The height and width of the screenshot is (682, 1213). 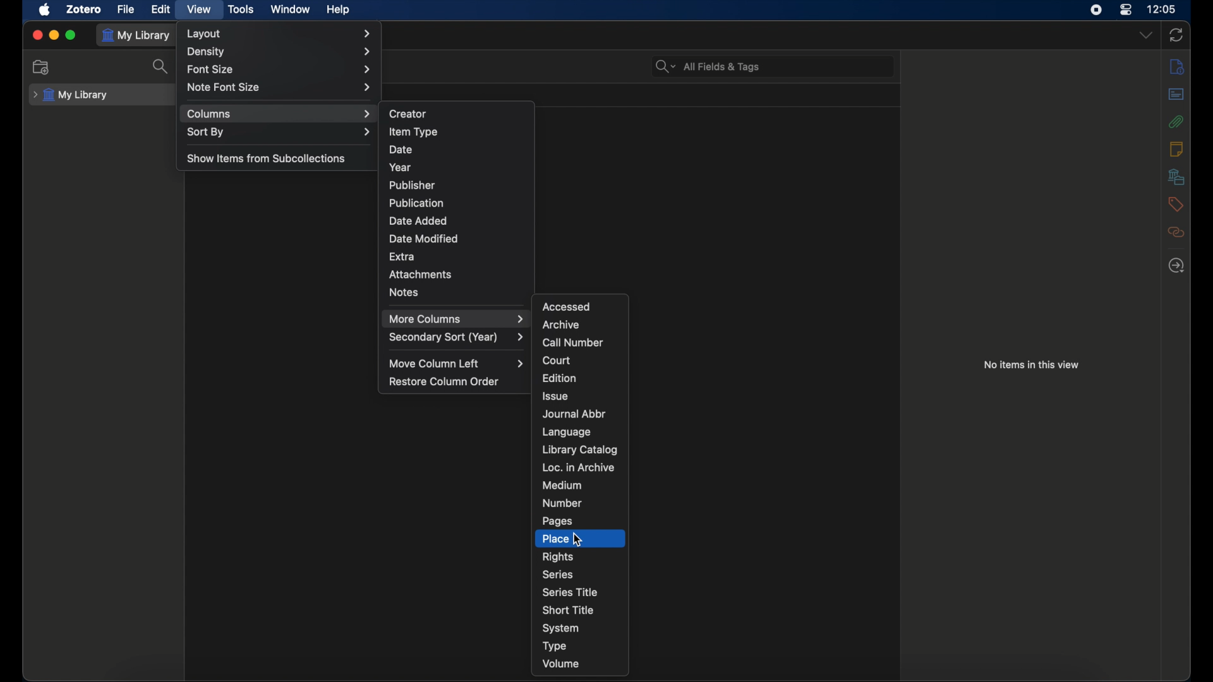 What do you see at coordinates (413, 185) in the screenshot?
I see `publisher` at bounding box center [413, 185].